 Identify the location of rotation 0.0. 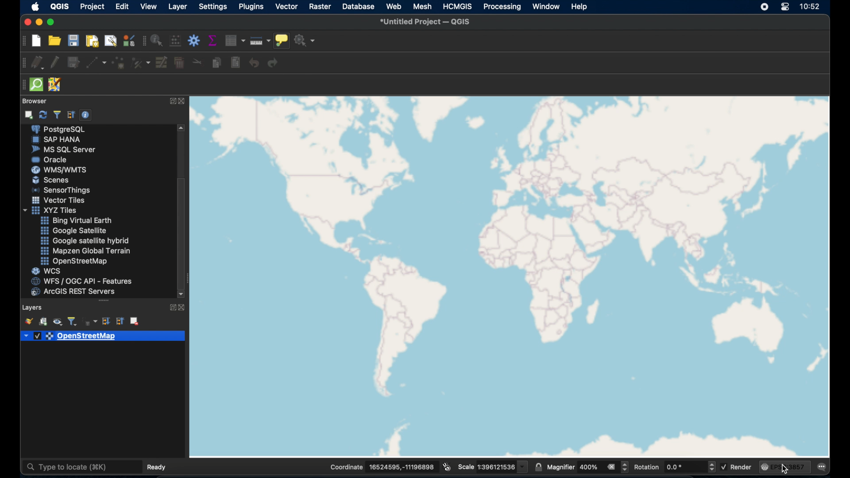
(674, 466).